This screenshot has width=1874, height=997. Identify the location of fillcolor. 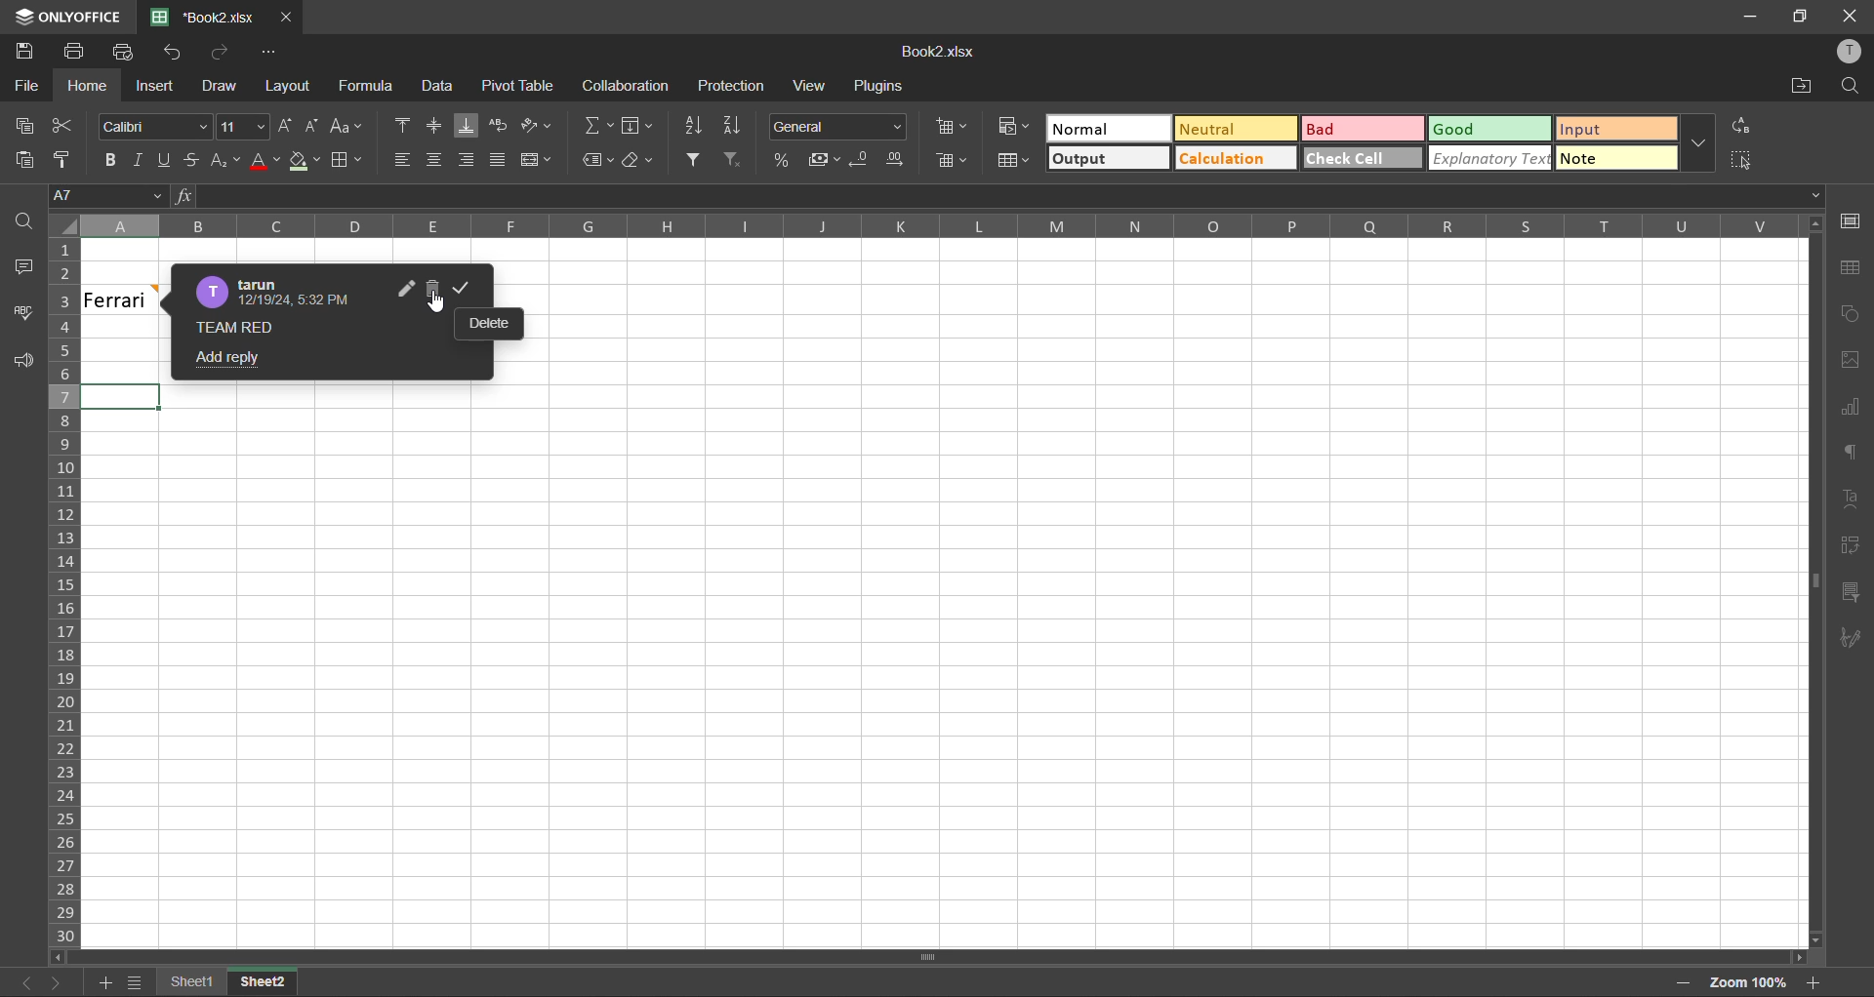
(303, 162).